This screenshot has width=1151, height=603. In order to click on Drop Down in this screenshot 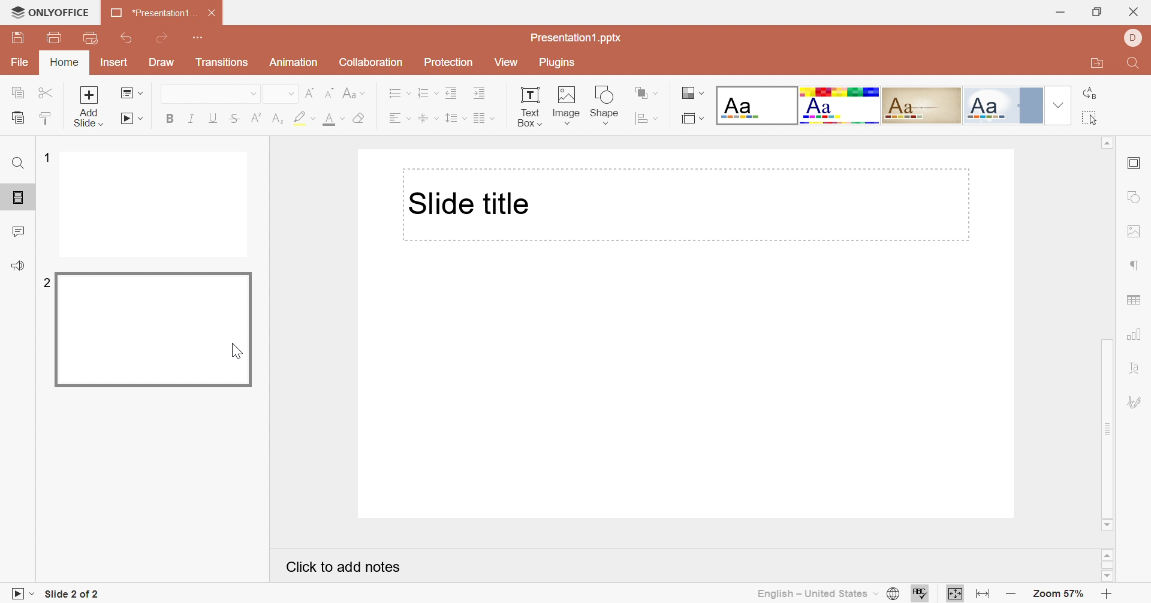, I will do `click(1058, 105)`.